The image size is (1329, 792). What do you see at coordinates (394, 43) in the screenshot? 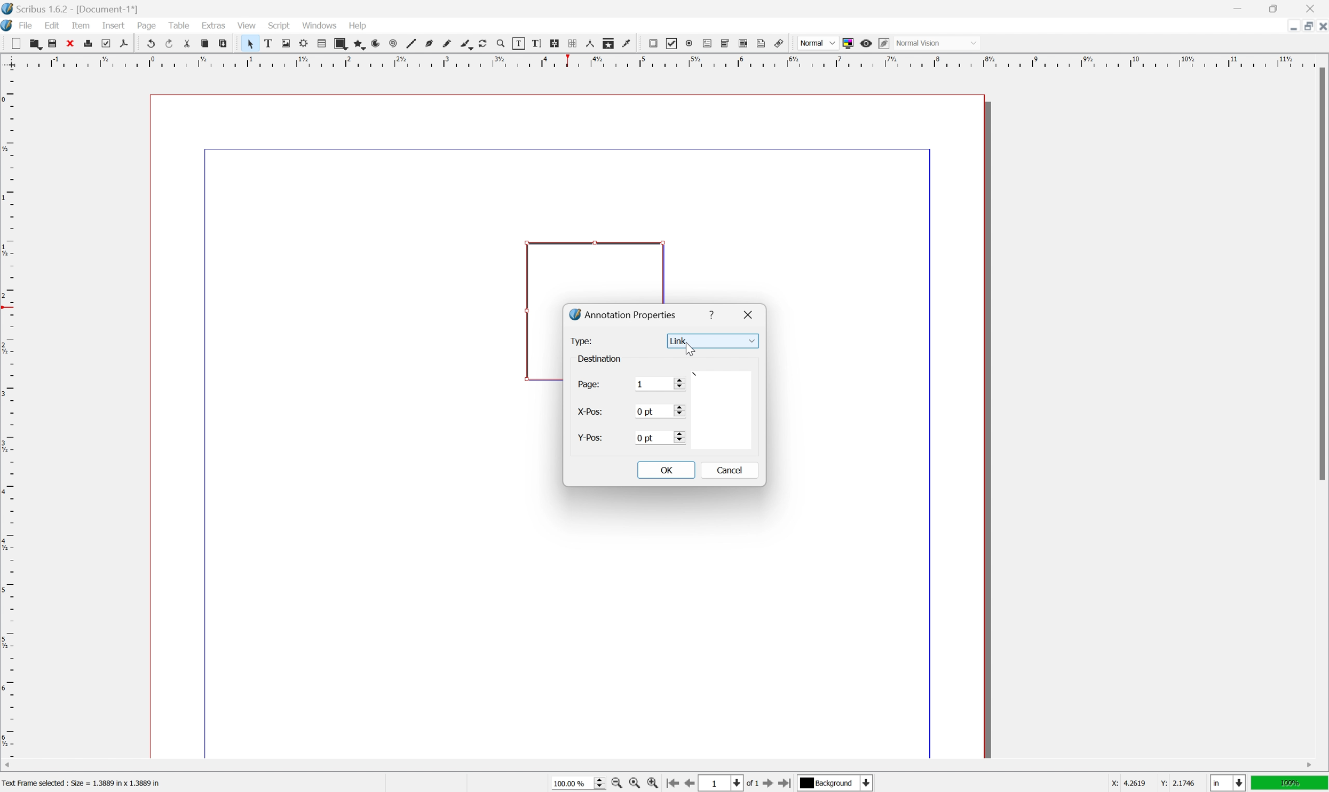
I see `spiral` at bounding box center [394, 43].